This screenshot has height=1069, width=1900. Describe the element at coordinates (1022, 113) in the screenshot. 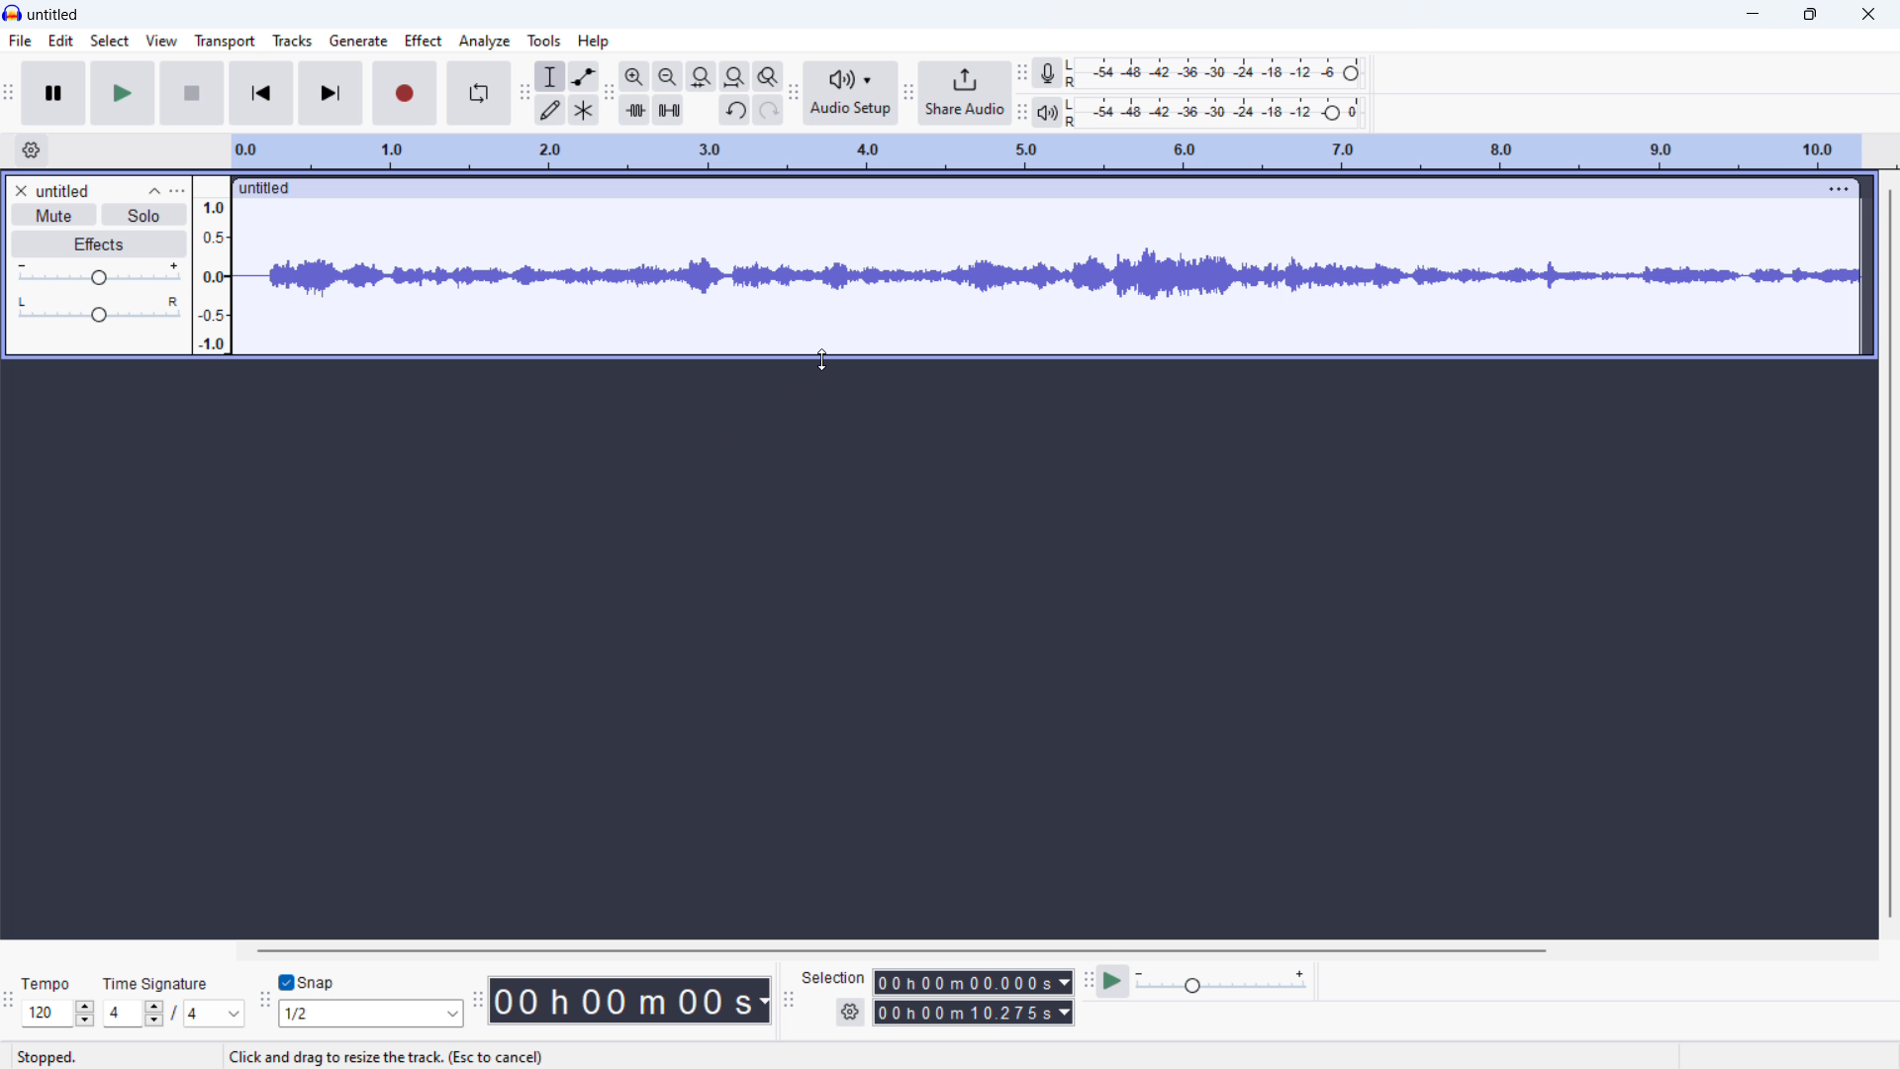

I see `playback meter toolbar` at that location.